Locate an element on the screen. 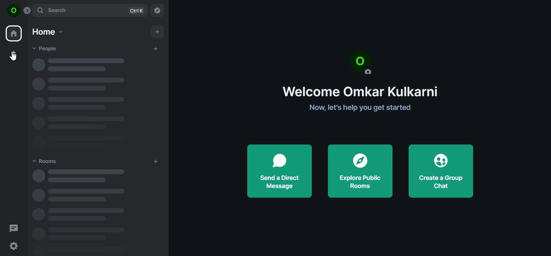 The height and width of the screenshot is (256, 551). loading text is located at coordinates (75, 99).